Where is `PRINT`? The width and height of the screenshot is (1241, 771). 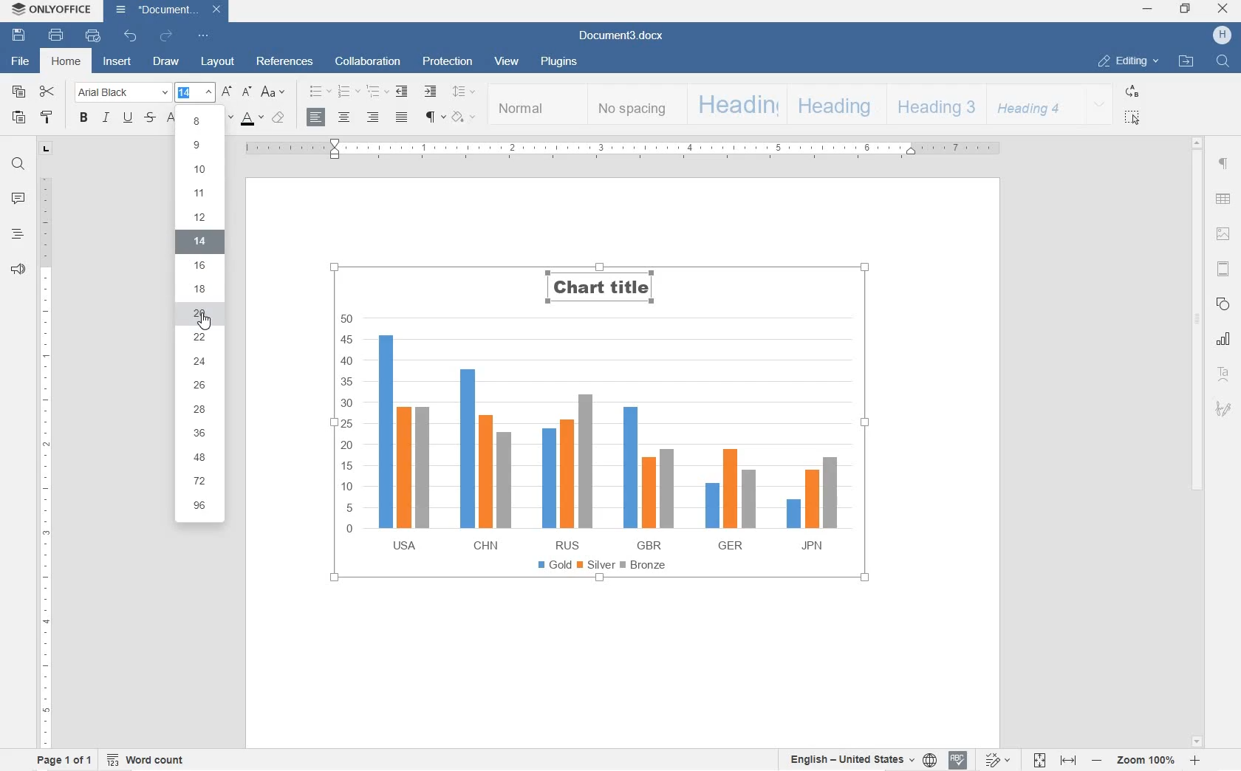
PRINT is located at coordinates (58, 37).